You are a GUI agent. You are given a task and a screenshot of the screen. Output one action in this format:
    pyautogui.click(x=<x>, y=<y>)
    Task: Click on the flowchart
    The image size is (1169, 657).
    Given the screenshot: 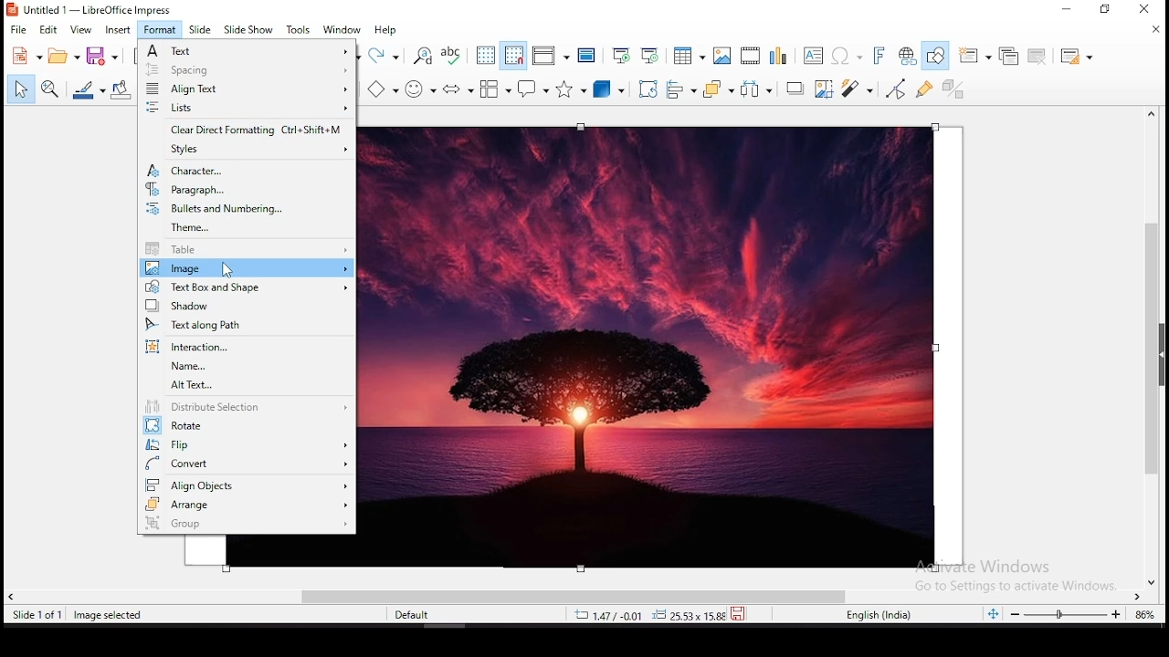 What is the action you would take?
    pyautogui.click(x=494, y=89)
    